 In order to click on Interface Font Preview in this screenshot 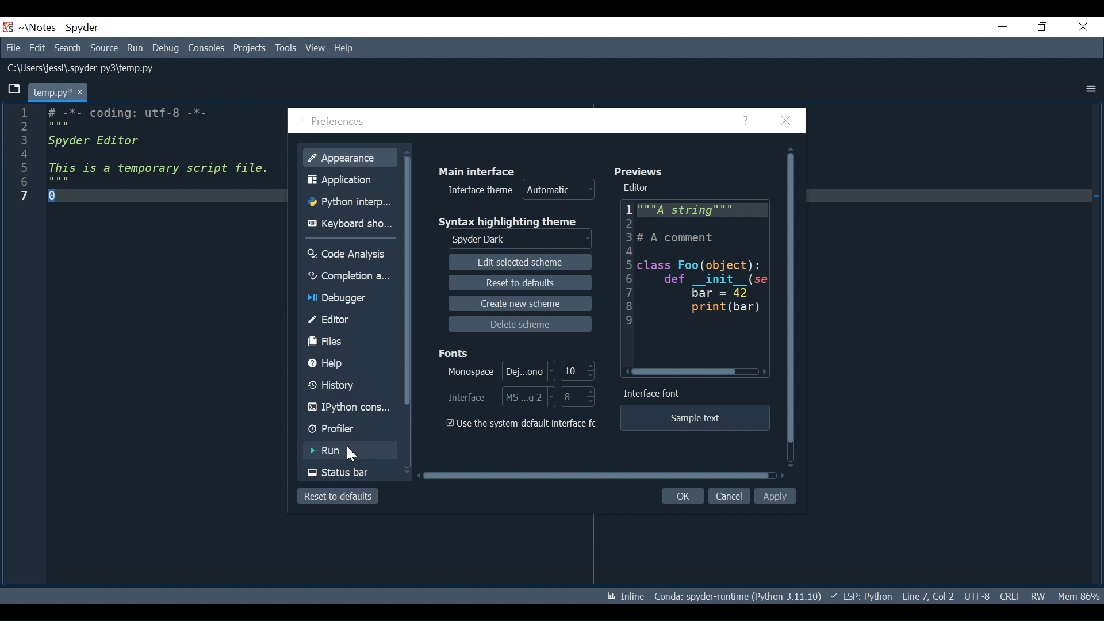, I will do `click(696, 419)`.